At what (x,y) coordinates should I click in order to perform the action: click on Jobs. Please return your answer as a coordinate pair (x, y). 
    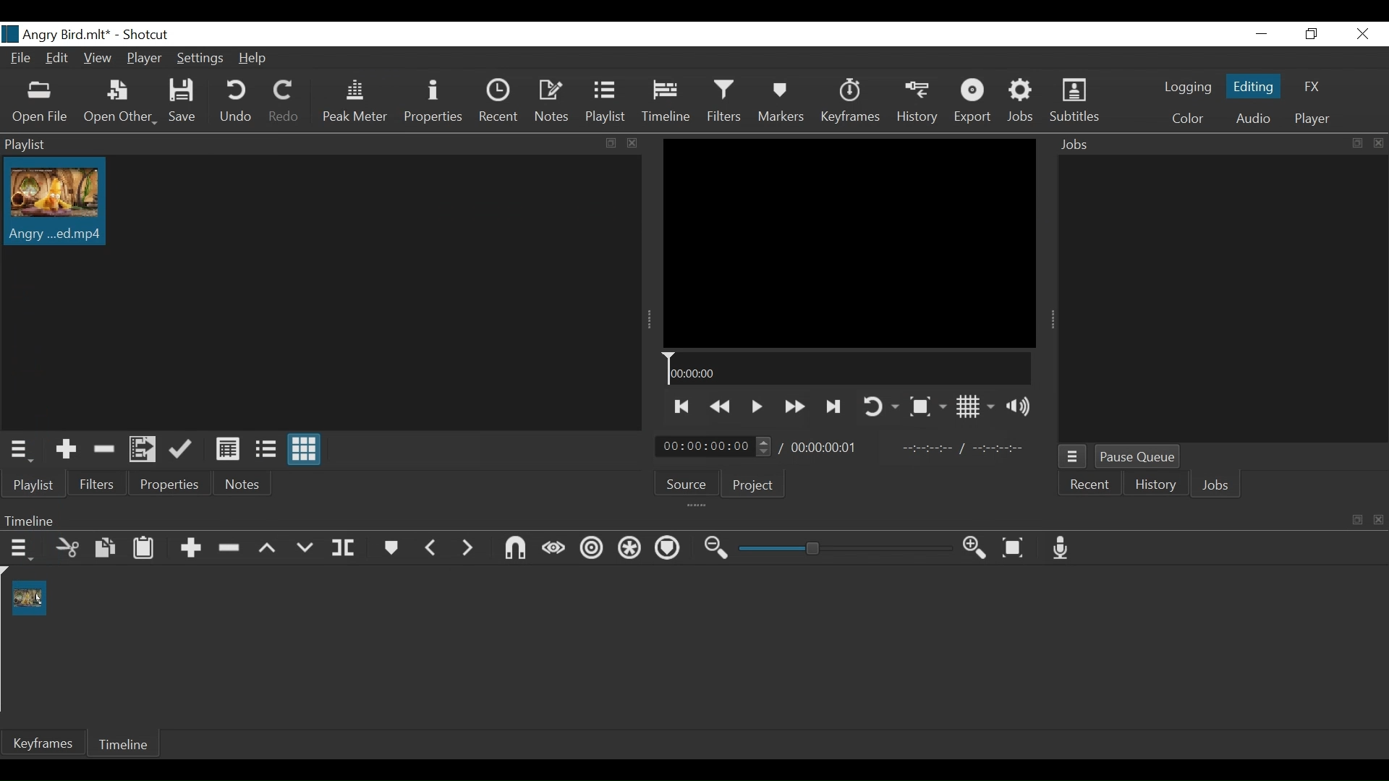
    Looking at the image, I should click on (1217, 486).